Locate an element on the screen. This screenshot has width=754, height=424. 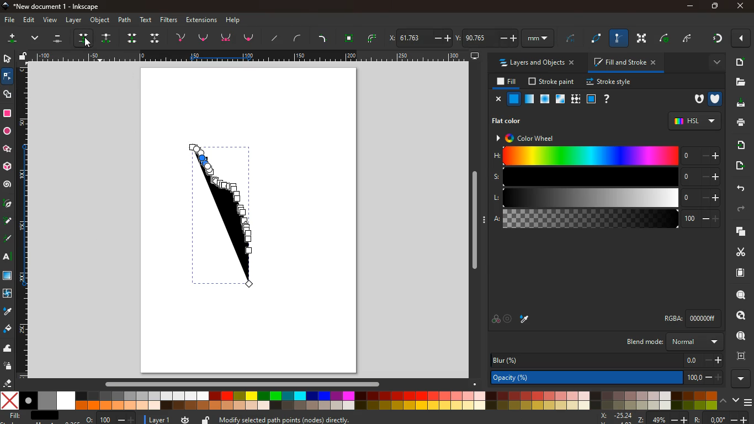
Color  is located at coordinates (7, 113).